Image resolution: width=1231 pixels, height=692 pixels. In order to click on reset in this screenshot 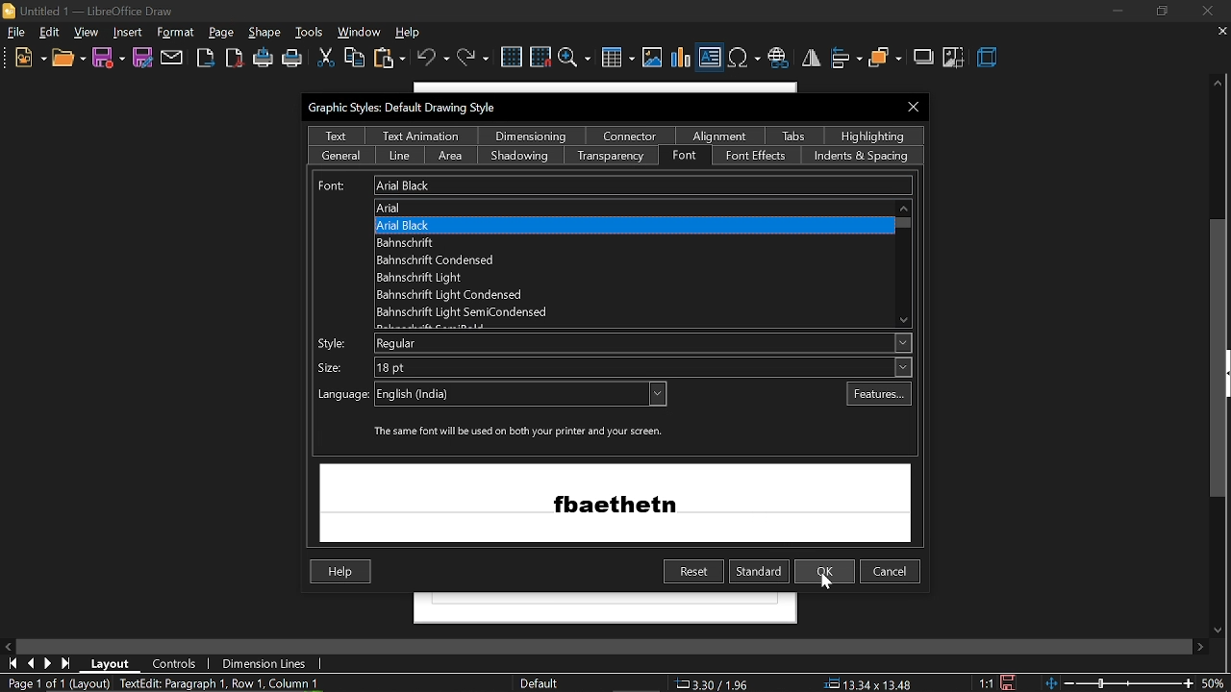, I will do `click(693, 572)`.